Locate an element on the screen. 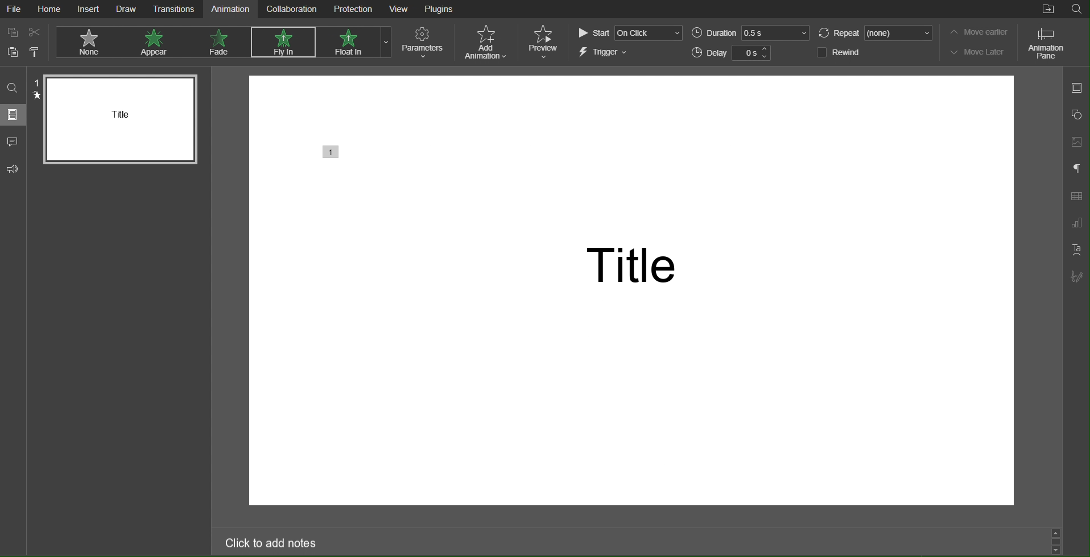 The width and height of the screenshot is (1090, 557). Animation Added is located at coordinates (328, 152).